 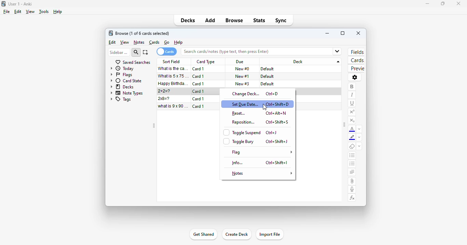 I want to click on info, so click(x=238, y=163).